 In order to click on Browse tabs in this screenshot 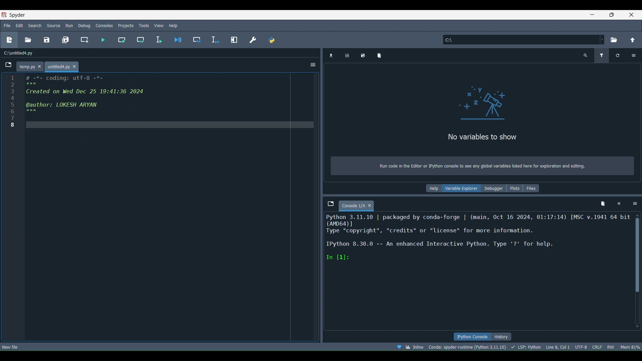, I will do `click(8, 65)`.